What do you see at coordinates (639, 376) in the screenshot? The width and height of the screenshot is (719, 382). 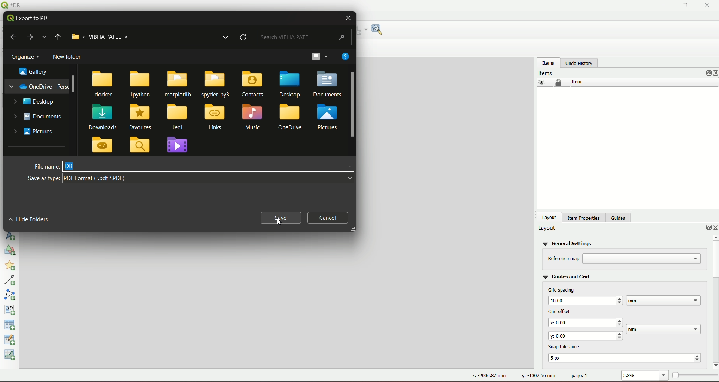 I see `value` at bounding box center [639, 376].